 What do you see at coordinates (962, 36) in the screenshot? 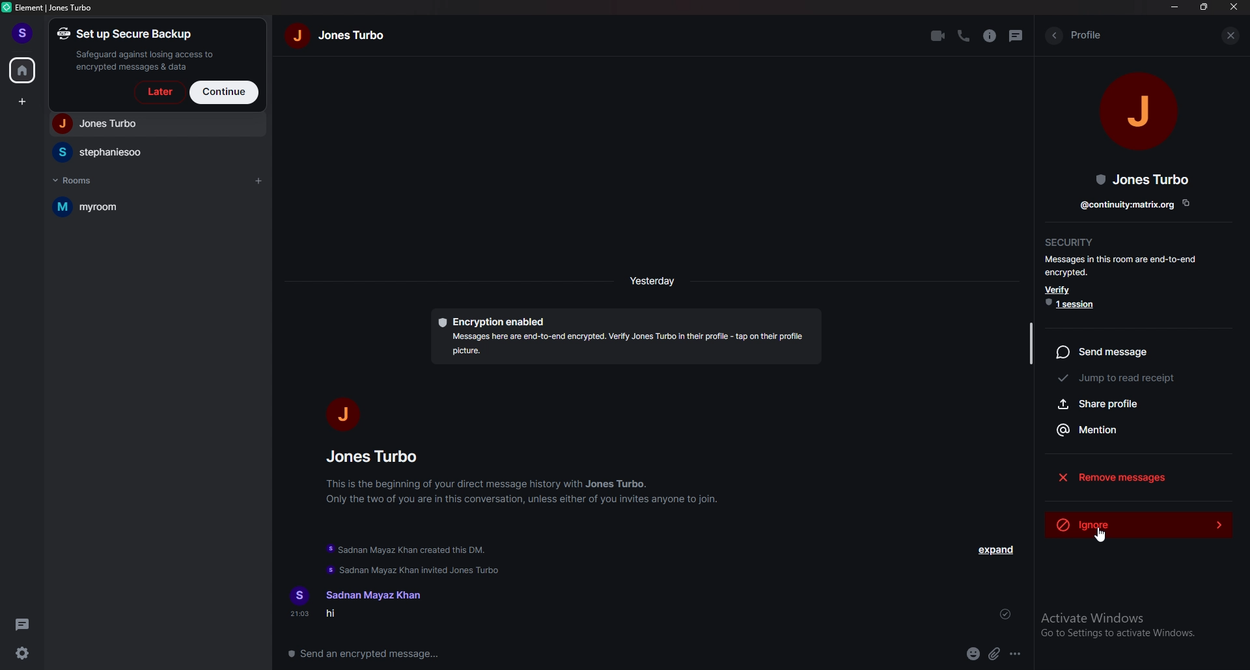
I see `voice call` at bounding box center [962, 36].